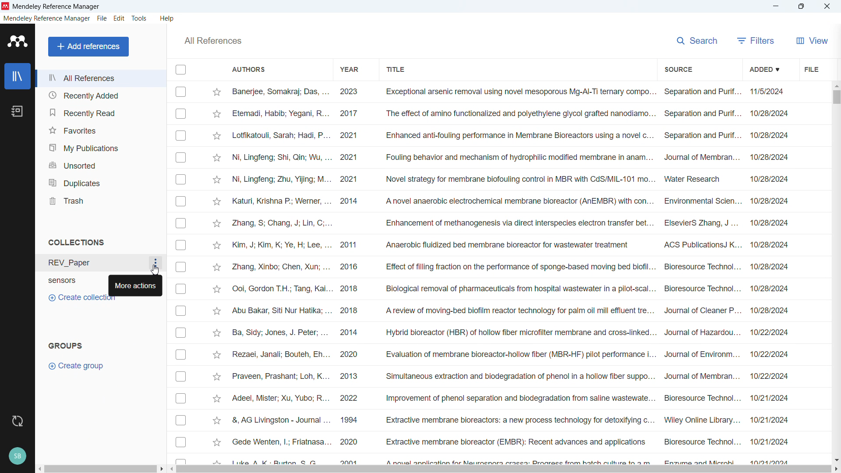 The height and width of the screenshot is (473, 841). What do you see at coordinates (510, 288) in the screenshot?
I see `Ooi, Gordon T.H.; Tang, Kai... 2018 Biological removal of pharmaceuticals from hospital wastewater in a pilot-scal... Bioresource Technol... 10/28/2024` at bounding box center [510, 288].